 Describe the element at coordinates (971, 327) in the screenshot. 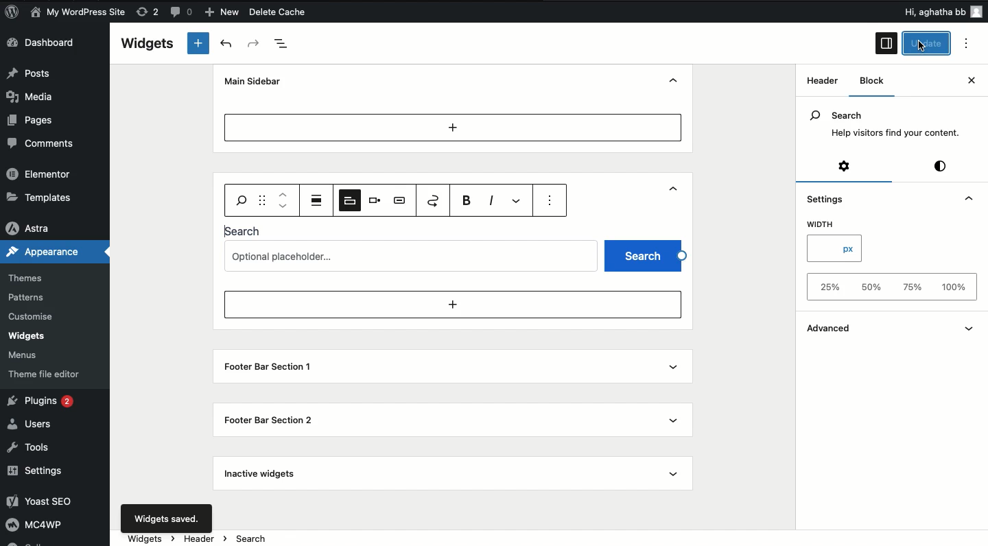

I see `show` at that location.